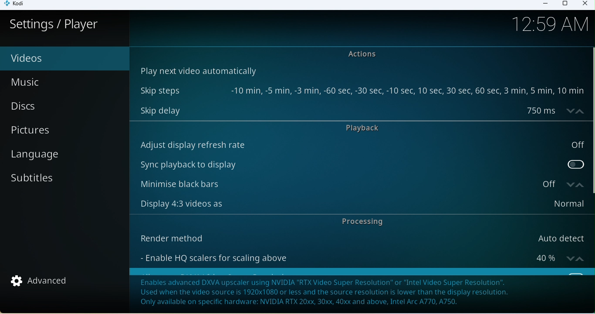 This screenshot has width=595, height=314. Describe the element at coordinates (54, 108) in the screenshot. I see `Discs` at that location.